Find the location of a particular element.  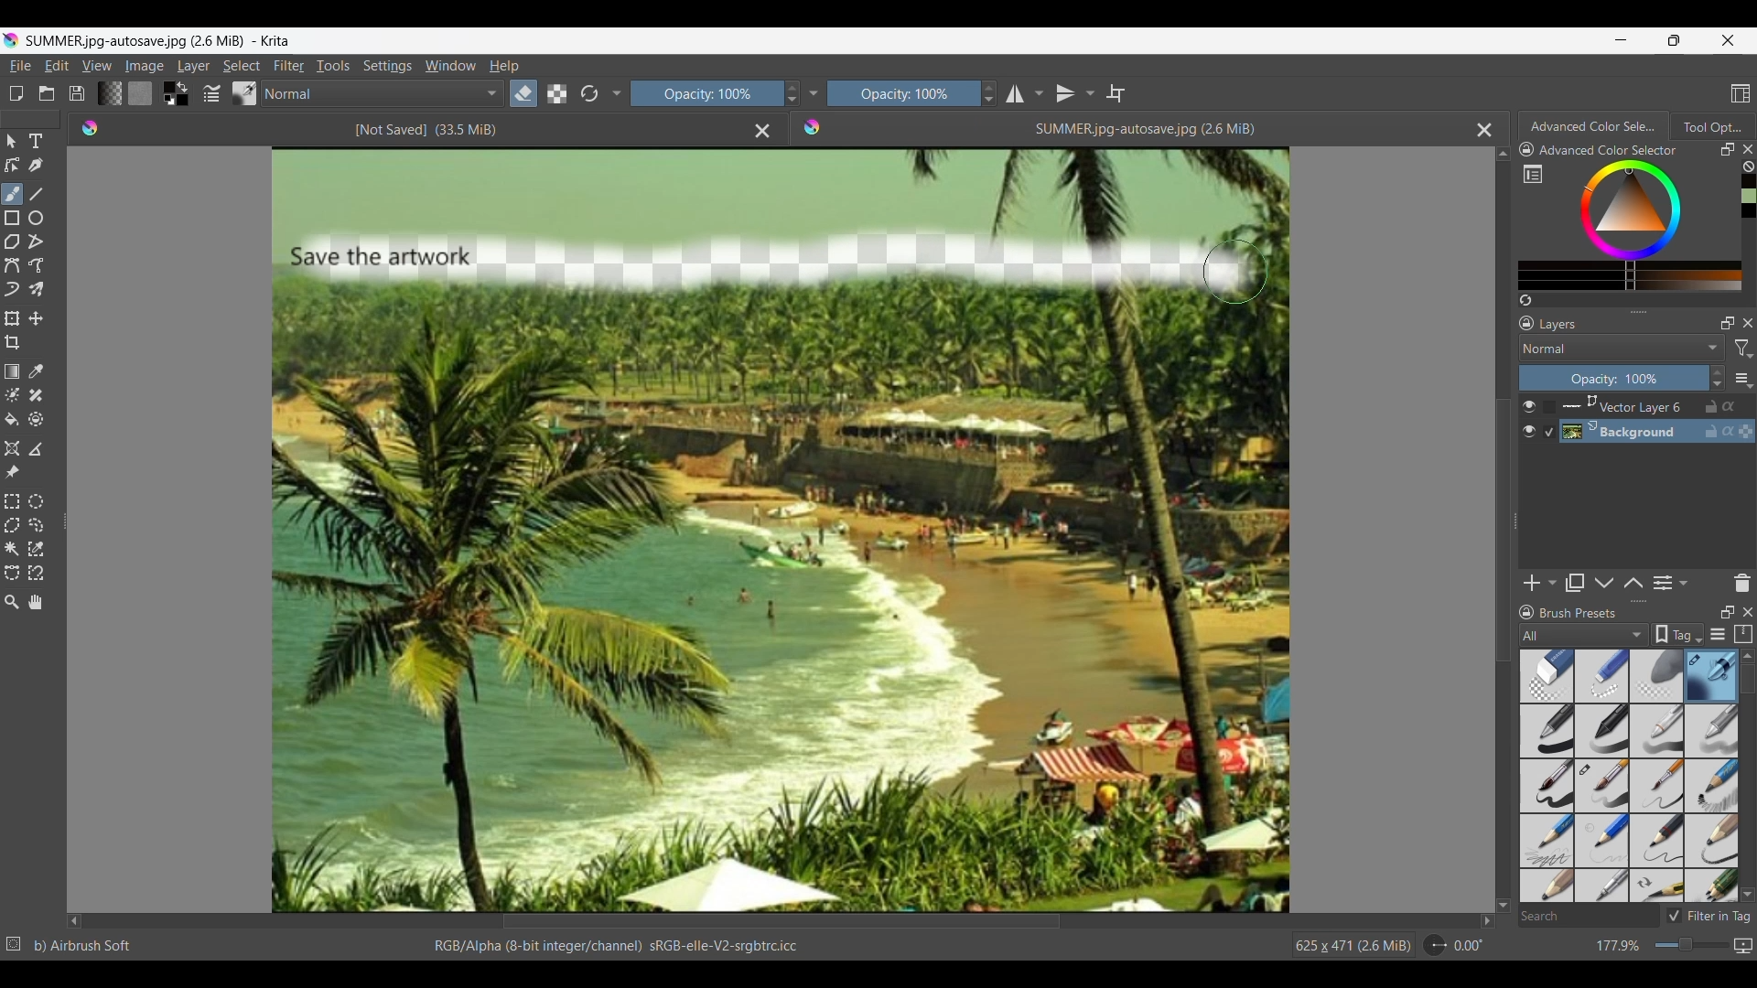

Add options is located at coordinates (1540, 583).